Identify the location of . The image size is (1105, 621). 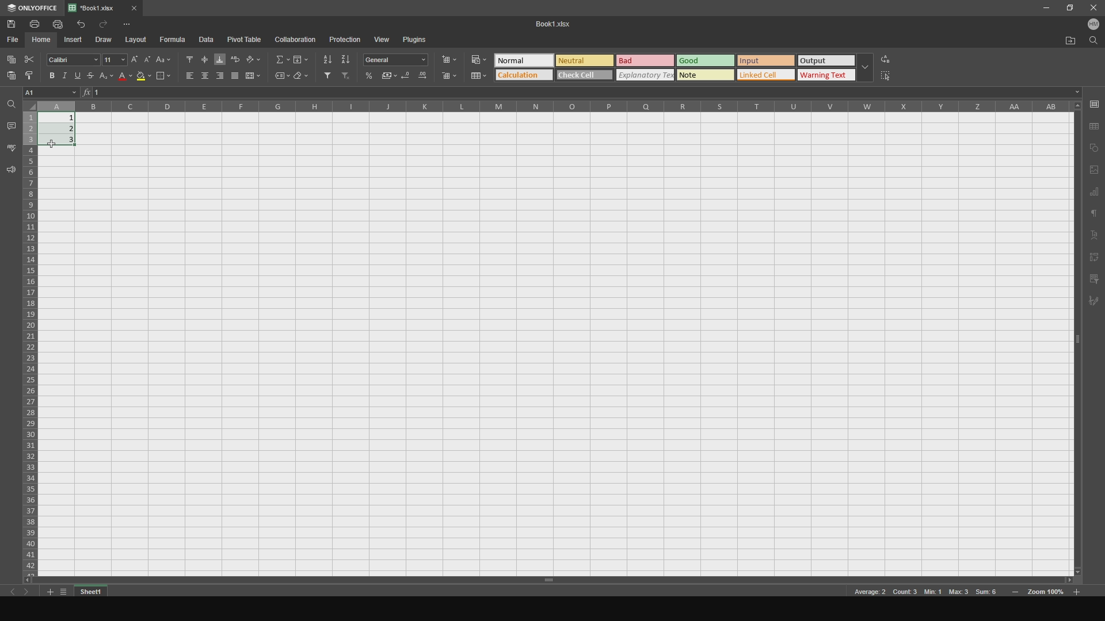
(390, 75).